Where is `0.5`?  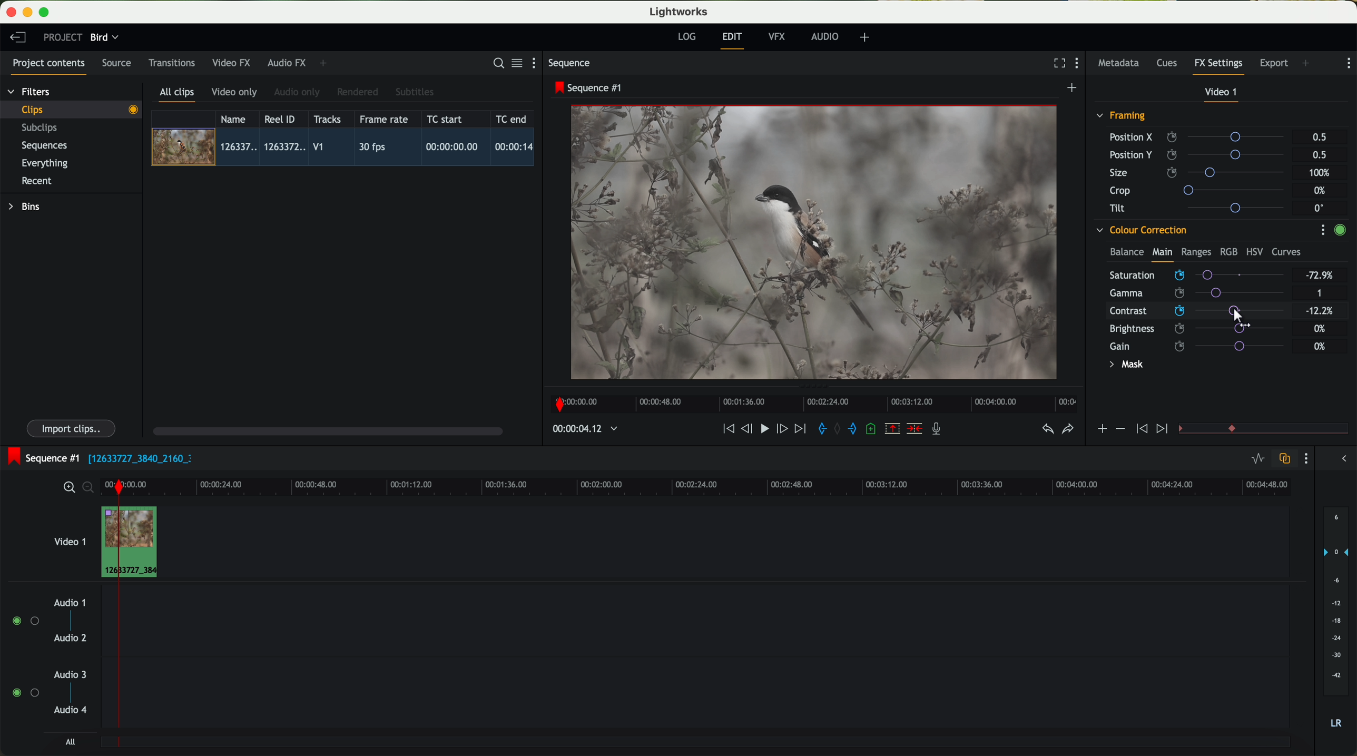
0.5 is located at coordinates (1320, 138).